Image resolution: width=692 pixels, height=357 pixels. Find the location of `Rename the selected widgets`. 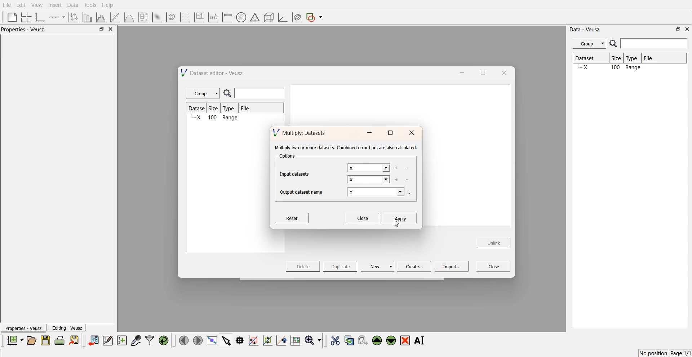

Rename the selected widgets is located at coordinates (421, 340).